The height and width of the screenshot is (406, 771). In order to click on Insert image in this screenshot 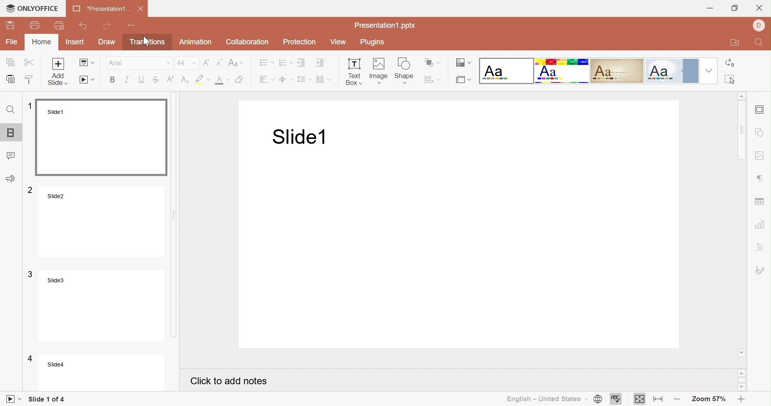, I will do `click(378, 70)`.